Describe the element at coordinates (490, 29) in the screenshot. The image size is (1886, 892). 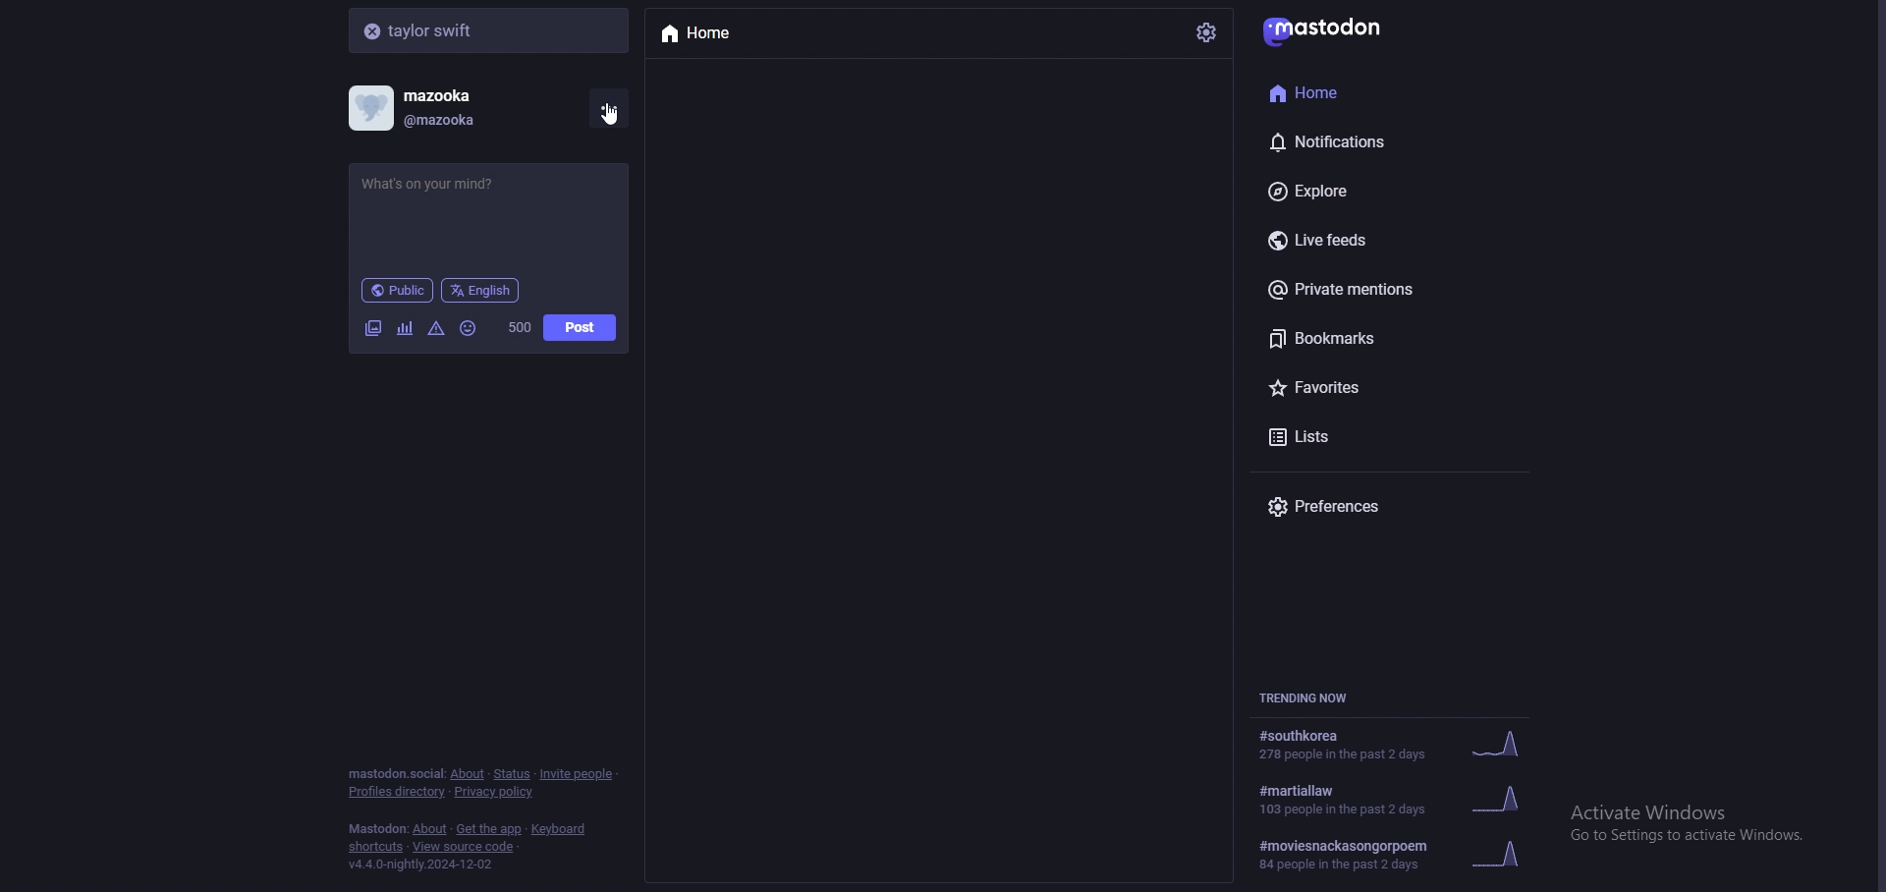
I see `search bar` at that location.